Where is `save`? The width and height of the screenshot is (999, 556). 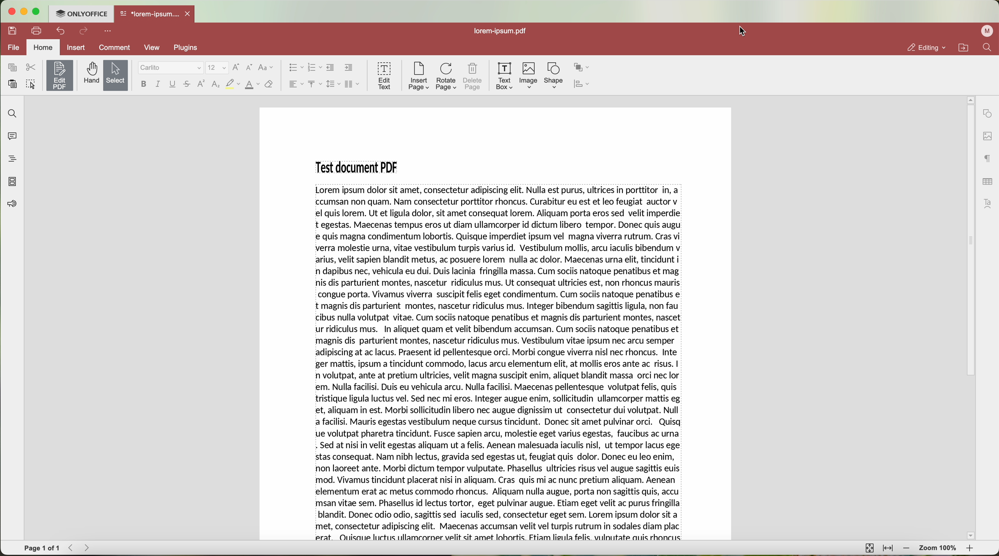 save is located at coordinates (13, 31).